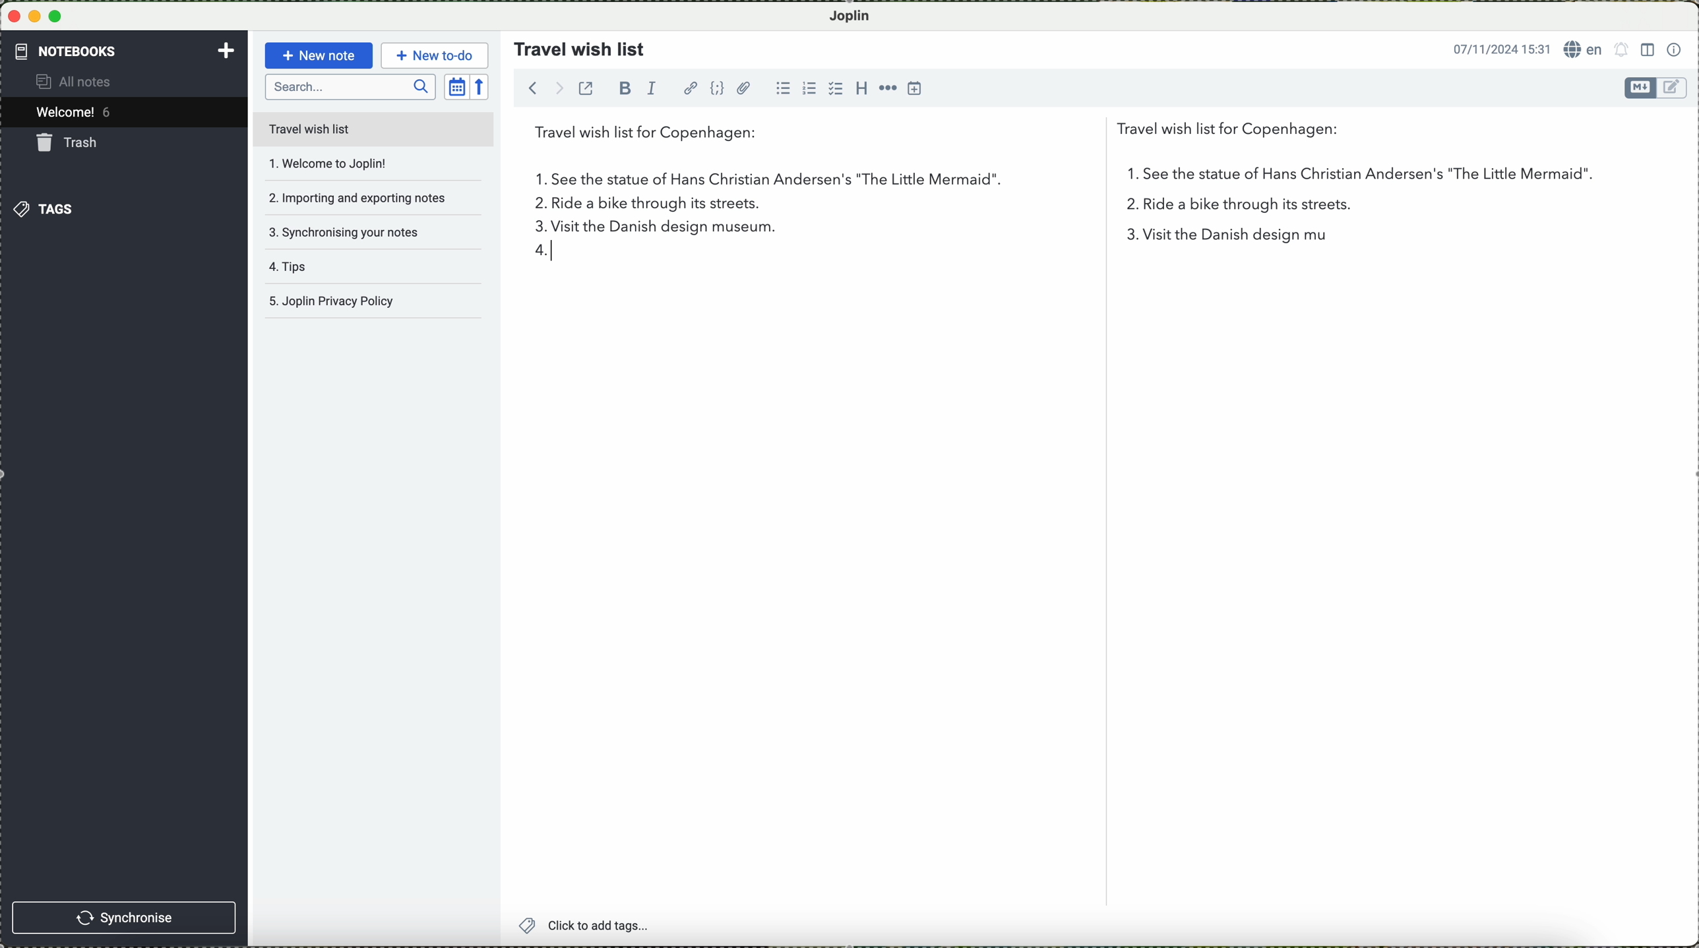 The height and width of the screenshot is (948, 1699). What do you see at coordinates (373, 129) in the screenshot?
I see `travel wish list file` at bounding box center [373, 129].